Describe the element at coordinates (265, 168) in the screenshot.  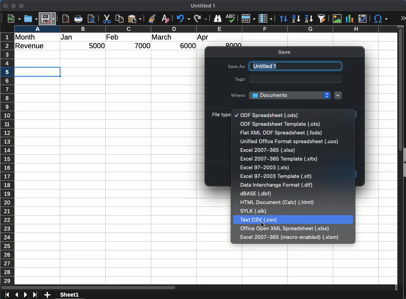
I see `Excel 97-2003` at that location.